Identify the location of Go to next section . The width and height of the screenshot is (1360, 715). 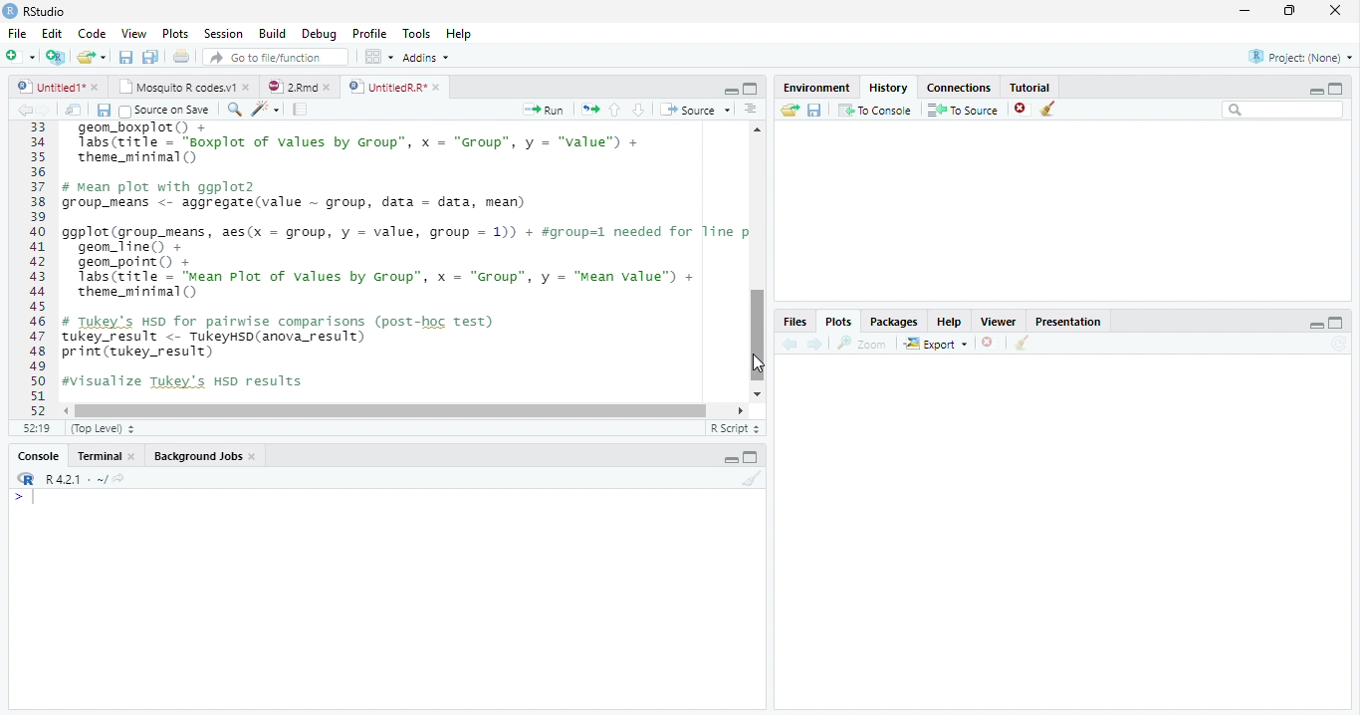
(639, 111).